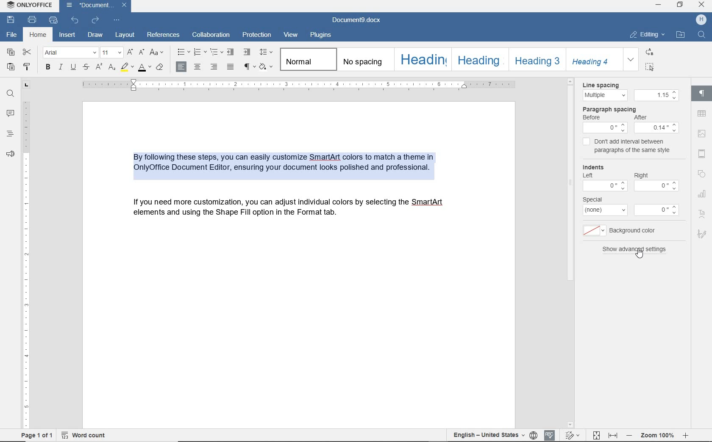 The image size is (712, 442). What do you see at coordinates (96, 20) in the screenshot?
I see `redo` at bounding box center [96, 20].